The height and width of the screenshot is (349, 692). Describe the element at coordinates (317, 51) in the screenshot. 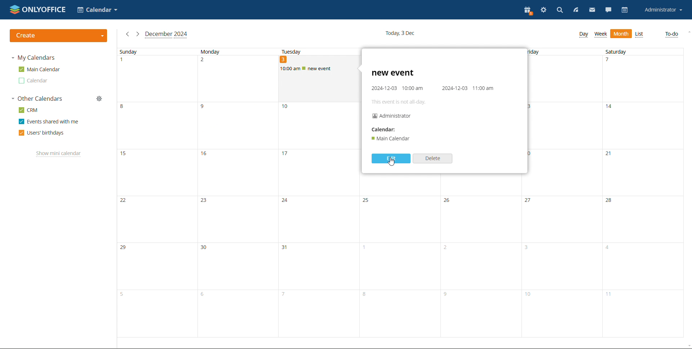

I see `Tuesday` at that location.